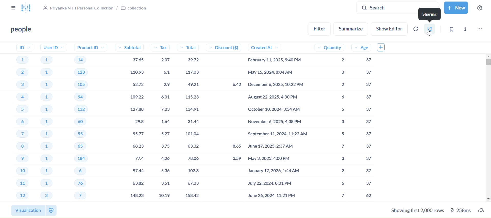 The image size is (491, 218). Describe the element at coordinates (488, 127) in the screenshot. I see `vertical scroll bar` at that location.